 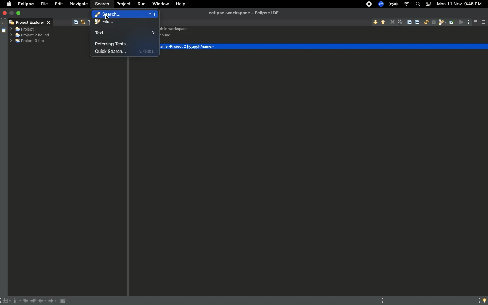 I want to click on Remove selected matches, so click(x=393, y=22).